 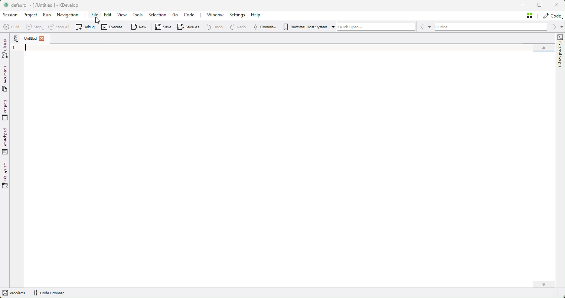 What do you see at coordinates (552, 16) in the screenshot?
I see `code` at bounding box center [552, 16].